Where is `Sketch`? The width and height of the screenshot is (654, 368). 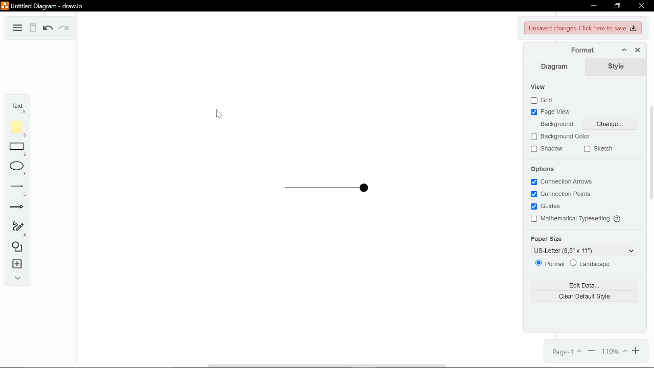
Sketch is located at coordinates (598, 149).